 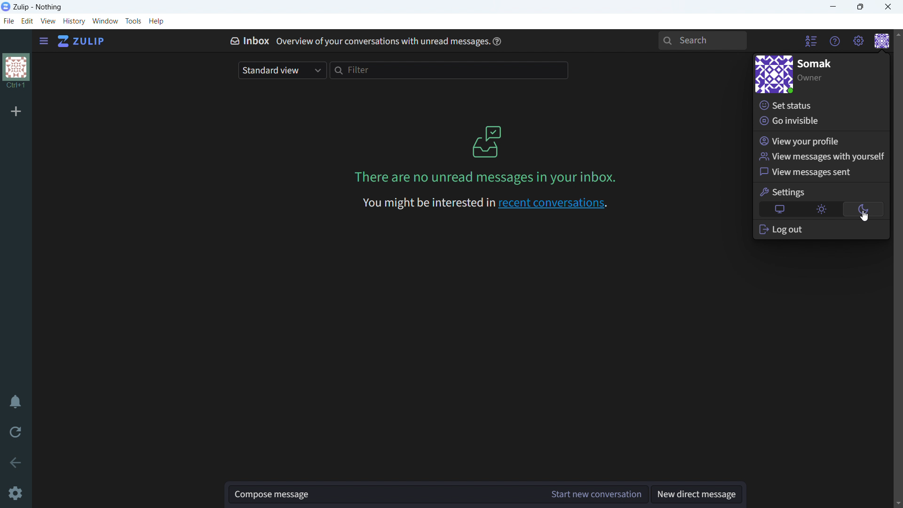 I want to click on light theme, so click(x=823, y=209).